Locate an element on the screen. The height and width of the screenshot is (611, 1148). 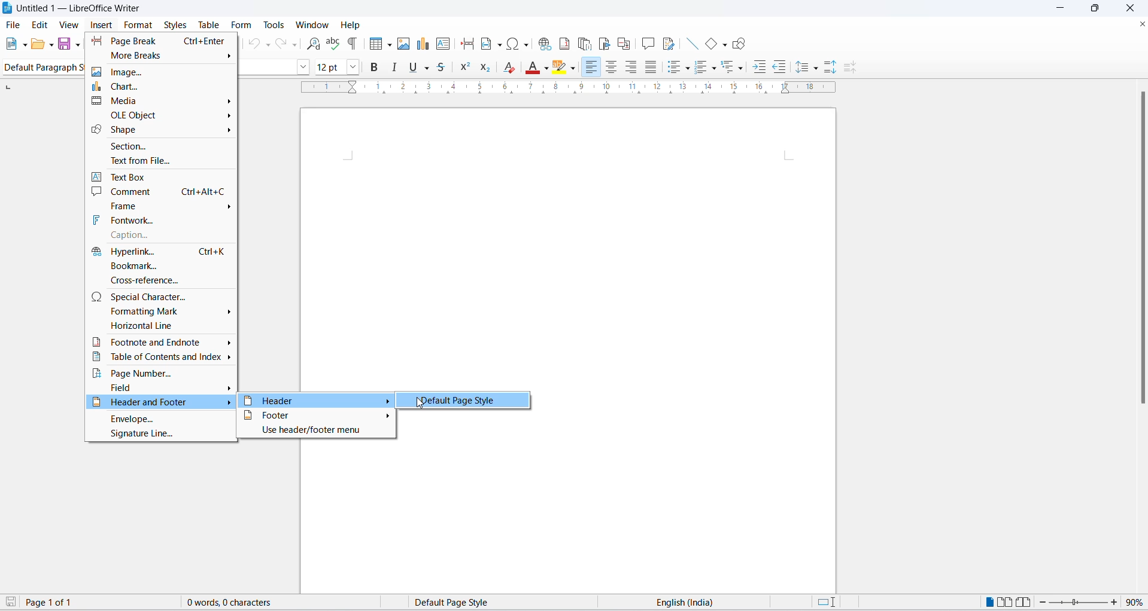
 is located at coordinates (1133, 7).